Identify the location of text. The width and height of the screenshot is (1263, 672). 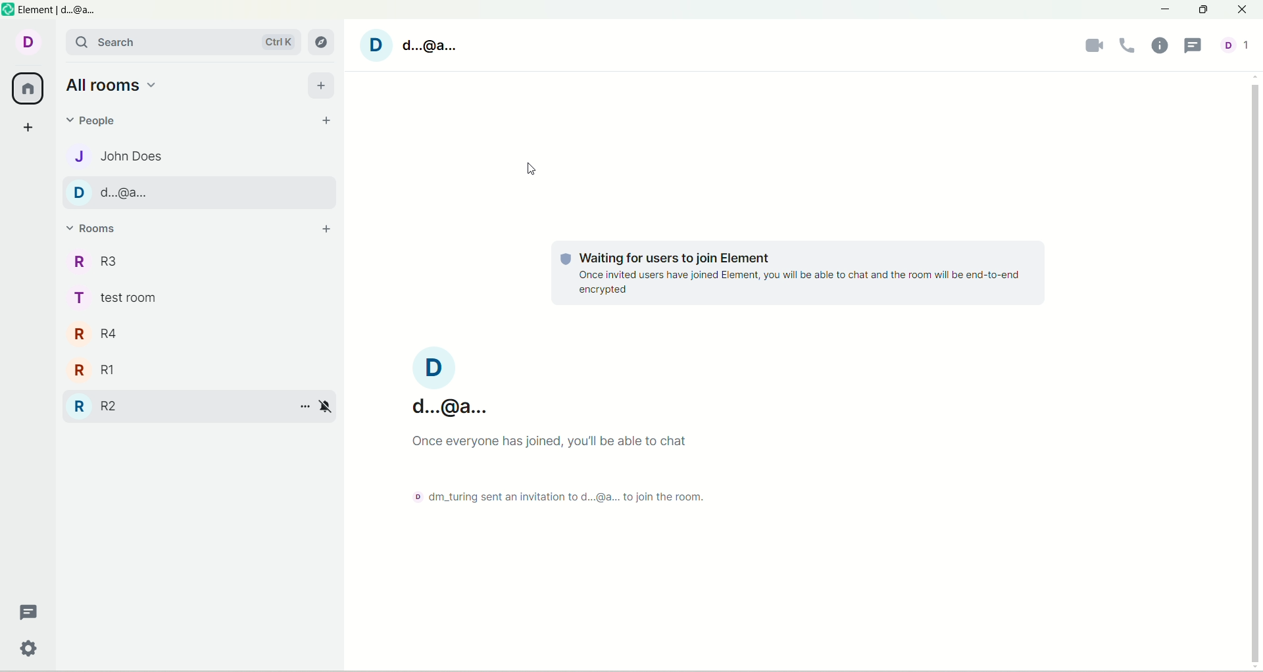
(790, 274).